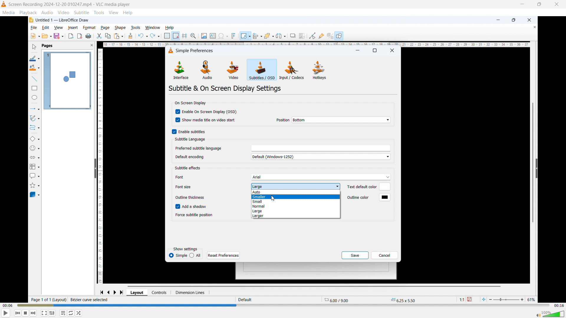 Image resolution: width=566 pixels, height=318 pixels. What do you see at coordinates (292, 70) in the screenshot?
I see `Input or codecs ` at bounding box center [292, 70].